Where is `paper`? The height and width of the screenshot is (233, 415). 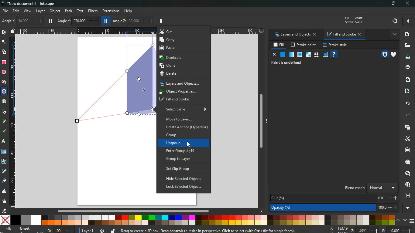 paper is located at coordinates (407, 150).